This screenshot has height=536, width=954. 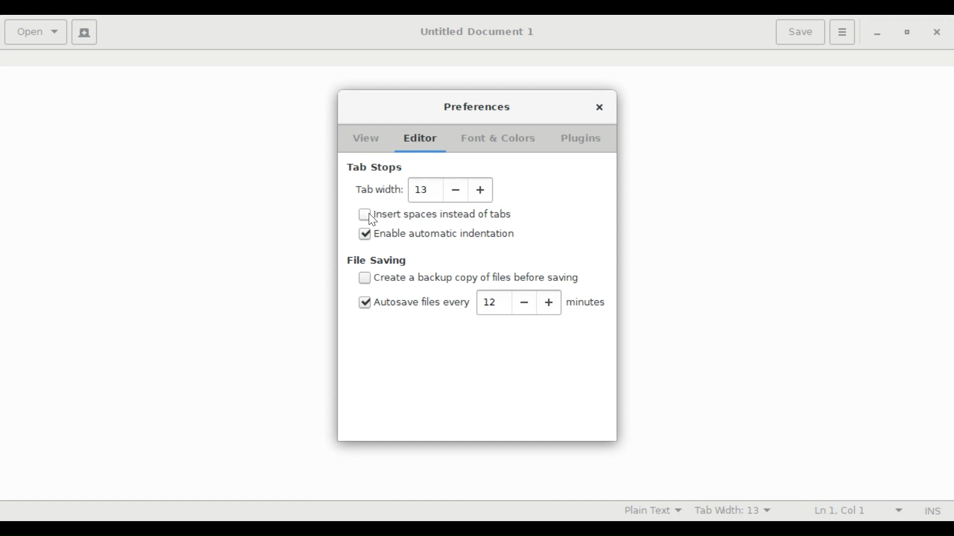 What do you see at coordinates (364, 138) in the screenshot?
I see `View` at bounding box center [364, 138].